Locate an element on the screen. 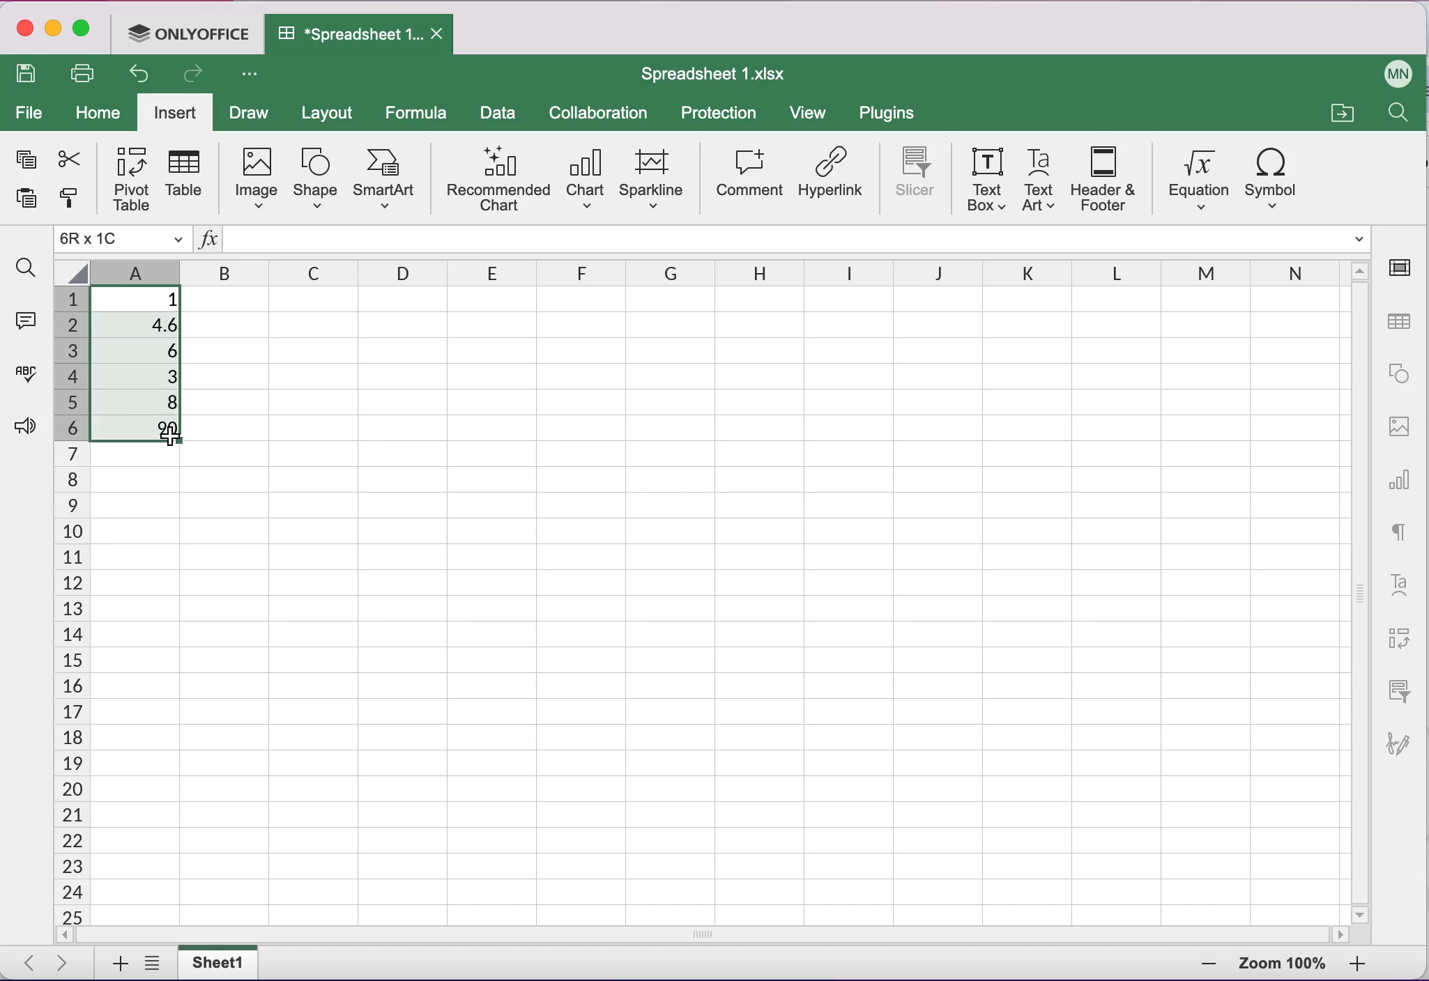 The width and height of the screenshot is (1429, 981). vertical scrollbar is located at coordinates (1359, 605).